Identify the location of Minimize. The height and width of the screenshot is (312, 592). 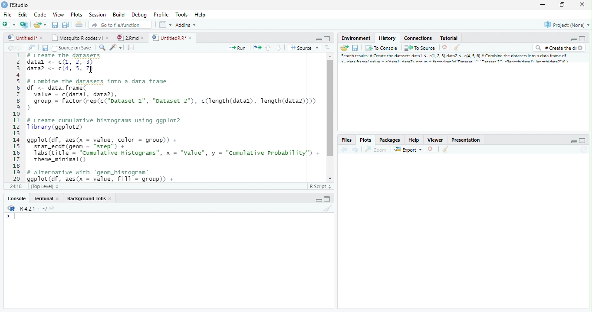
(573, 40).